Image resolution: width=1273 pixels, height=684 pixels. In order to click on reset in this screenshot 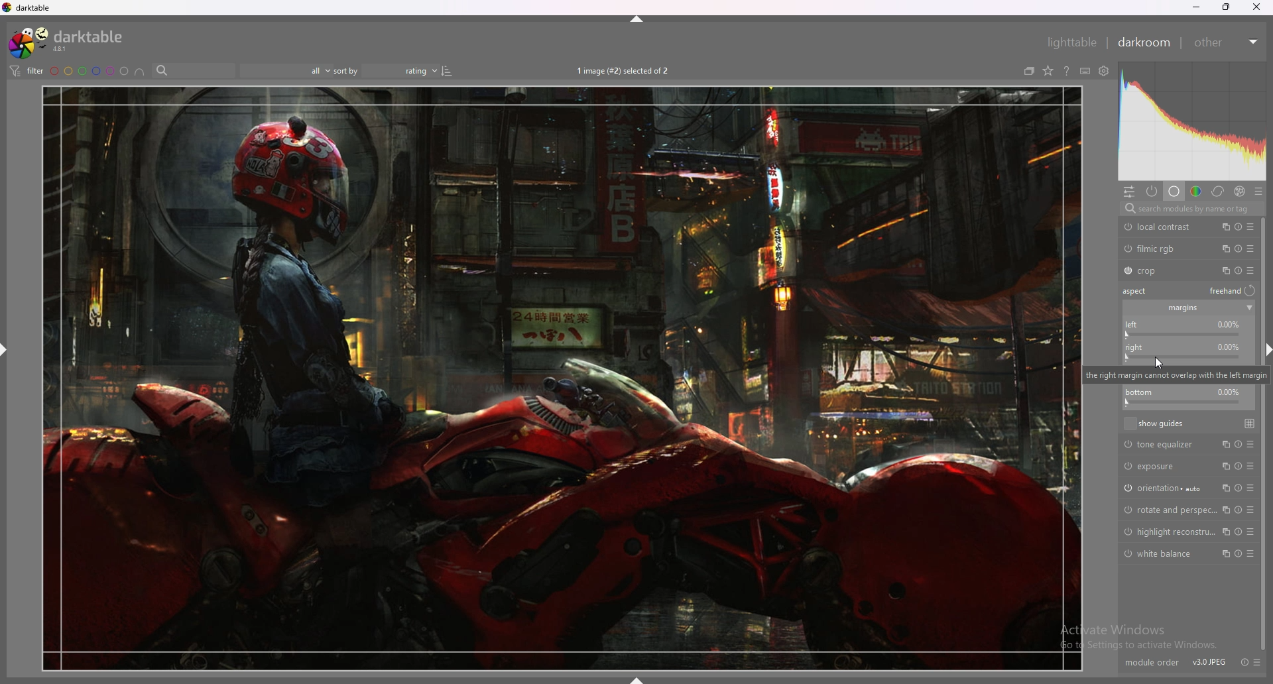, I will do `click(1237, 532)`.